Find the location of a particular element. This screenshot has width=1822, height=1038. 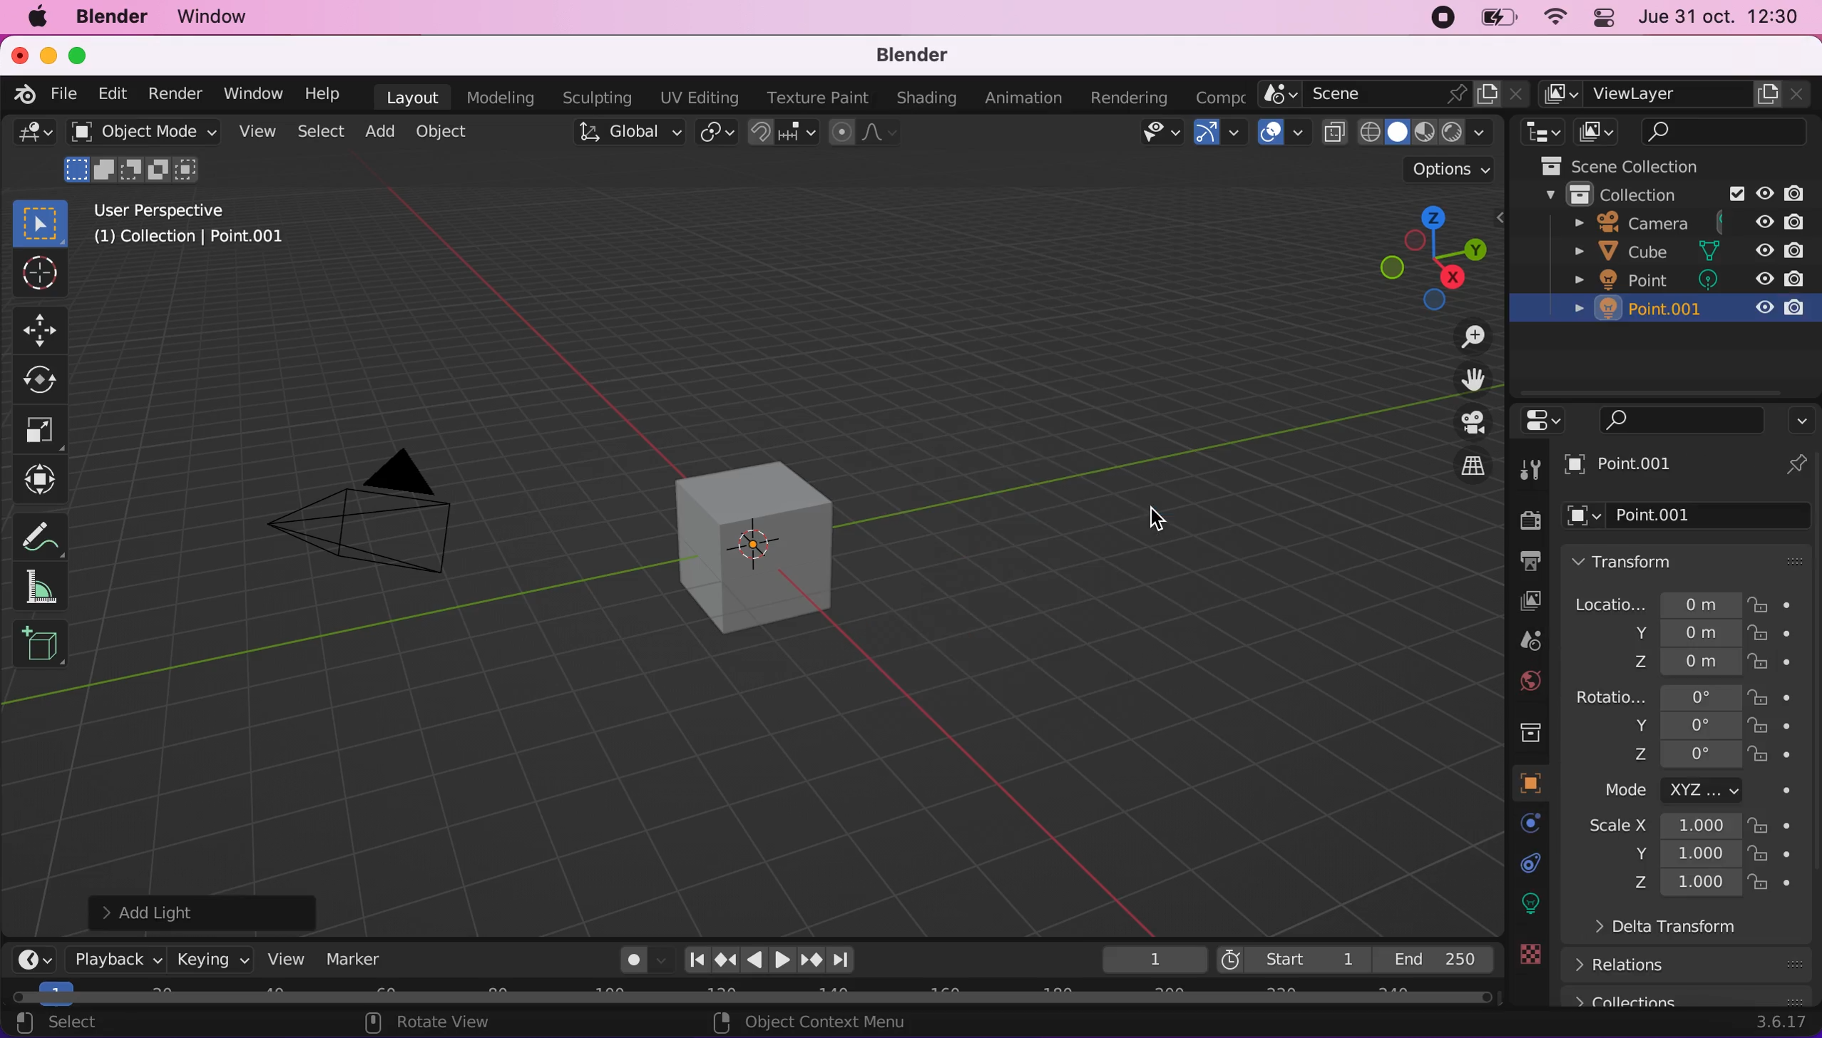

overlays is located at coordinates (1284, 136).